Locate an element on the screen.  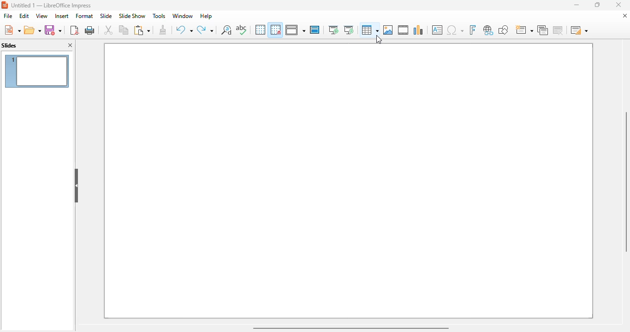
table is located at coordinates (370, 30).